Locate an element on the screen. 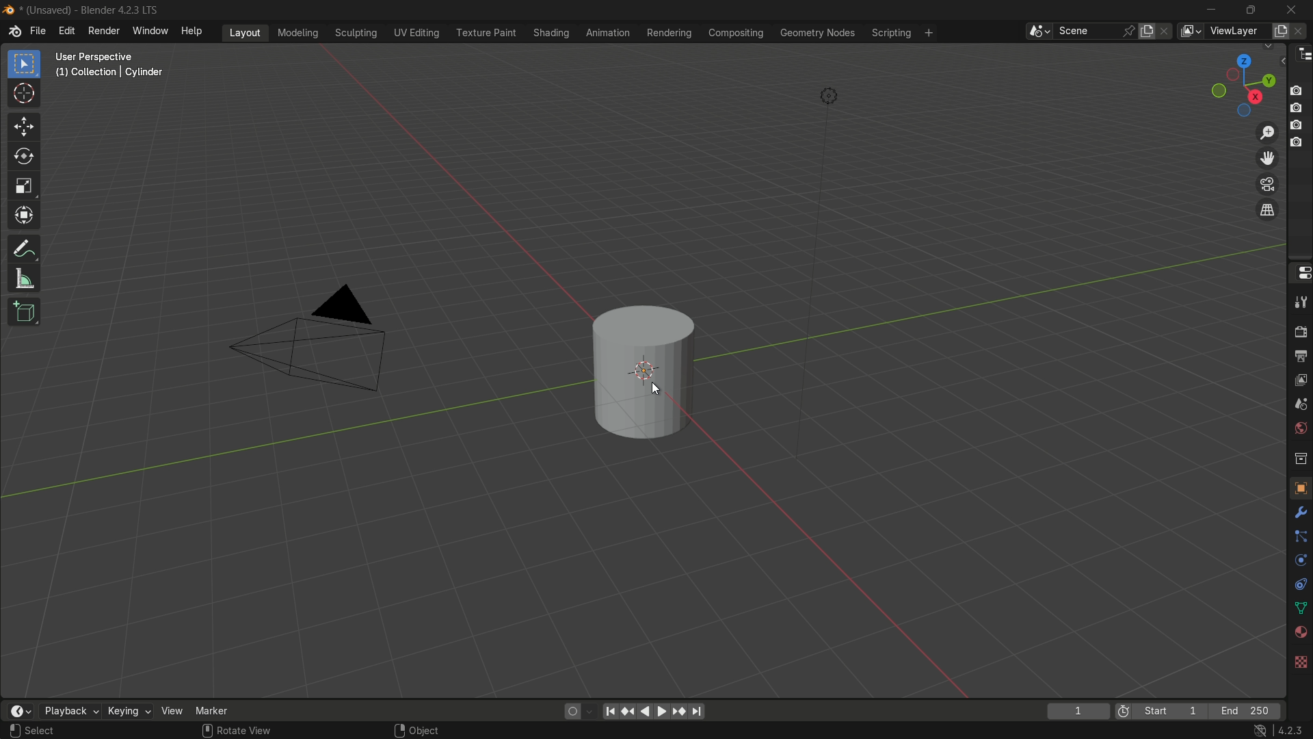  jump to endpoint is located at coordinates (698, 712).